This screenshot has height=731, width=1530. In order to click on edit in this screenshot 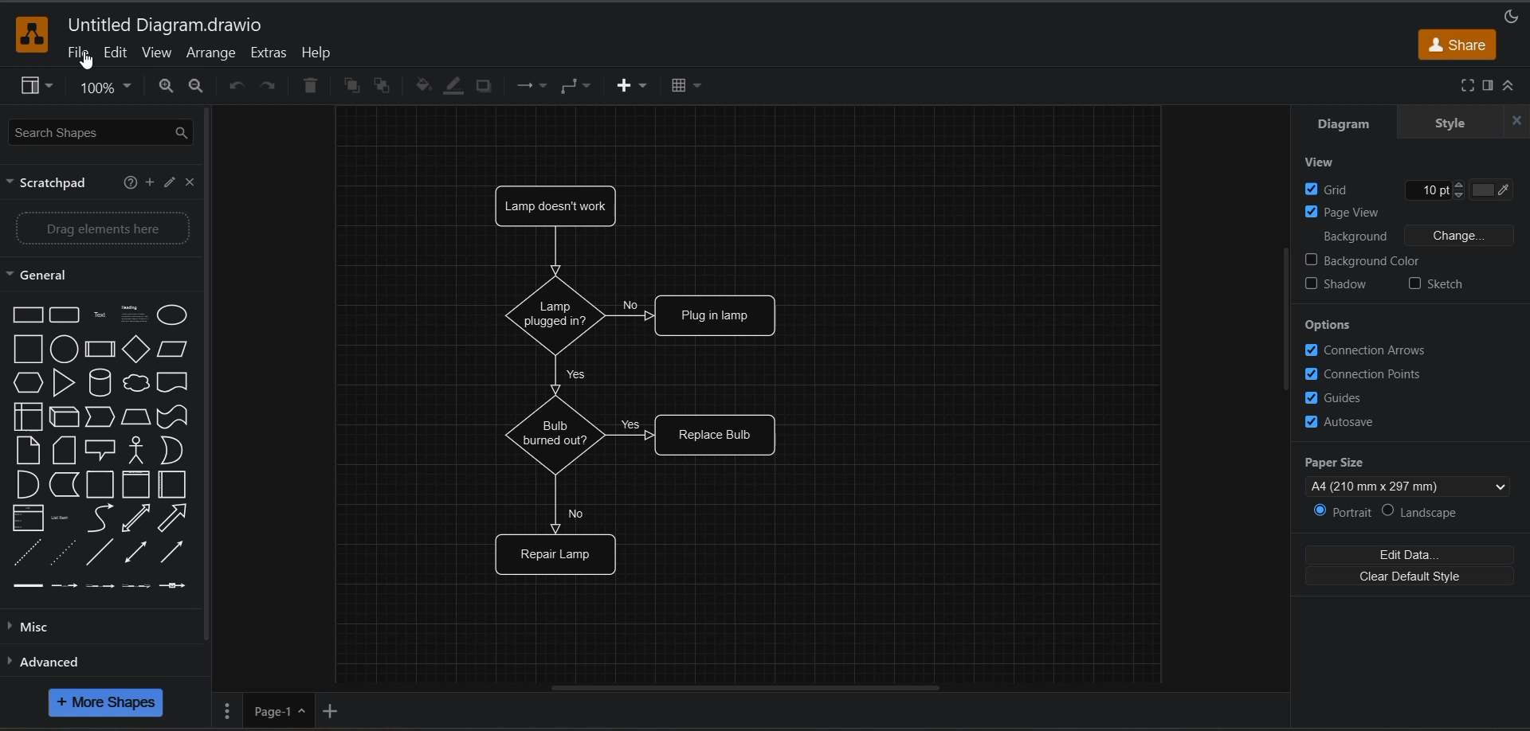, I will do `click(114, 54)`.